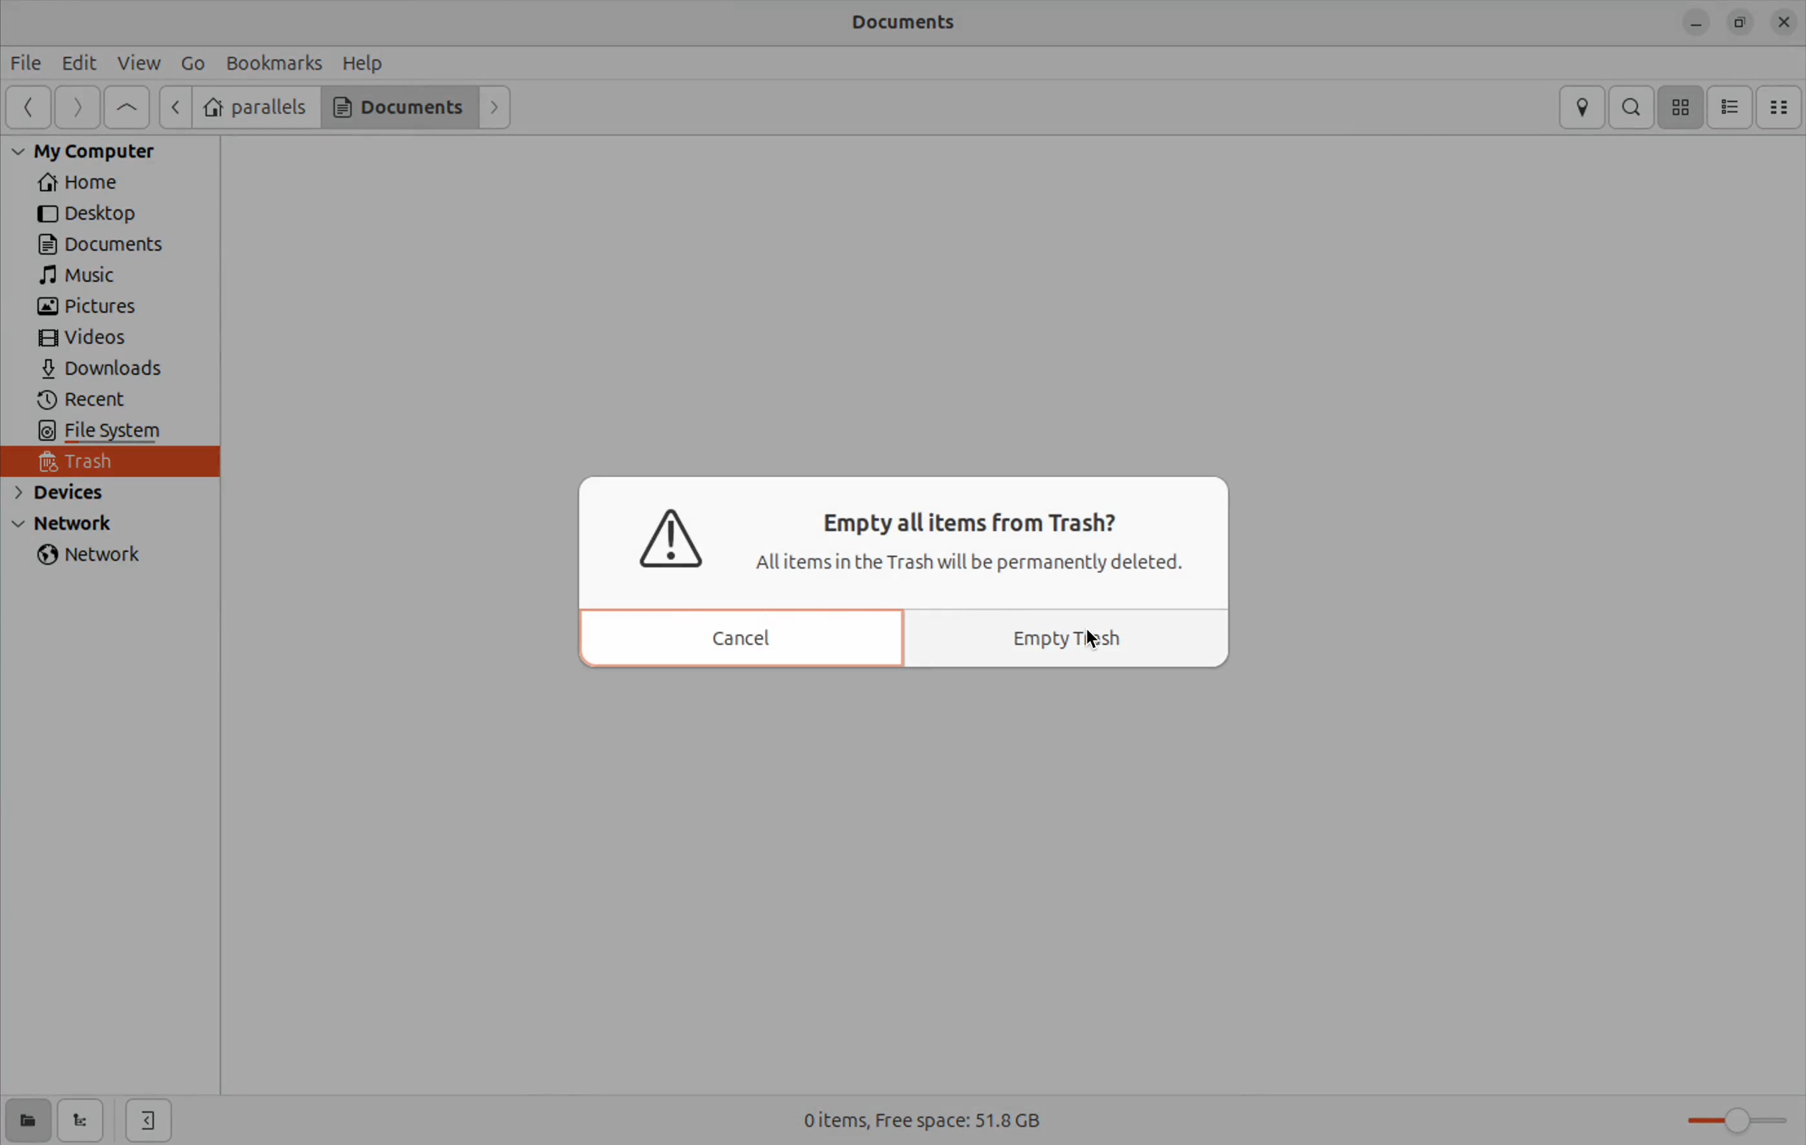 The image size is (1806, 1145). I want to click on close, so click(1783, 23).